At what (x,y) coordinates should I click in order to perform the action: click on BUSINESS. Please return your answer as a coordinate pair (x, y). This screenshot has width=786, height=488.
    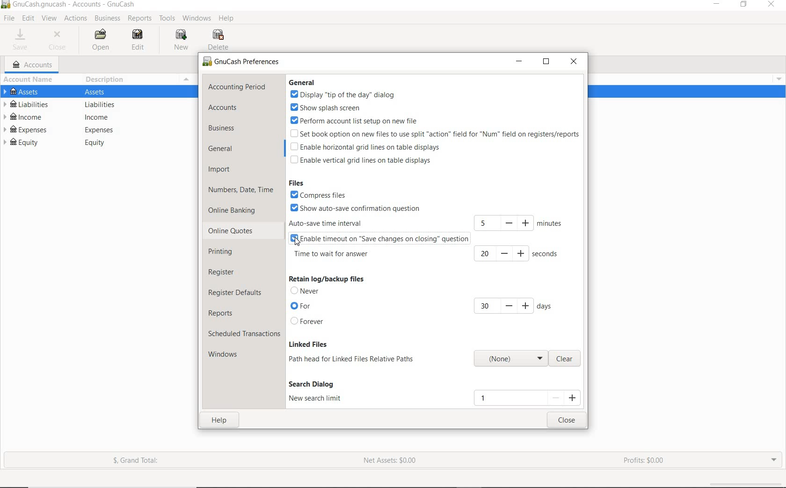
    Looking at the image, I should click on (230, 128).